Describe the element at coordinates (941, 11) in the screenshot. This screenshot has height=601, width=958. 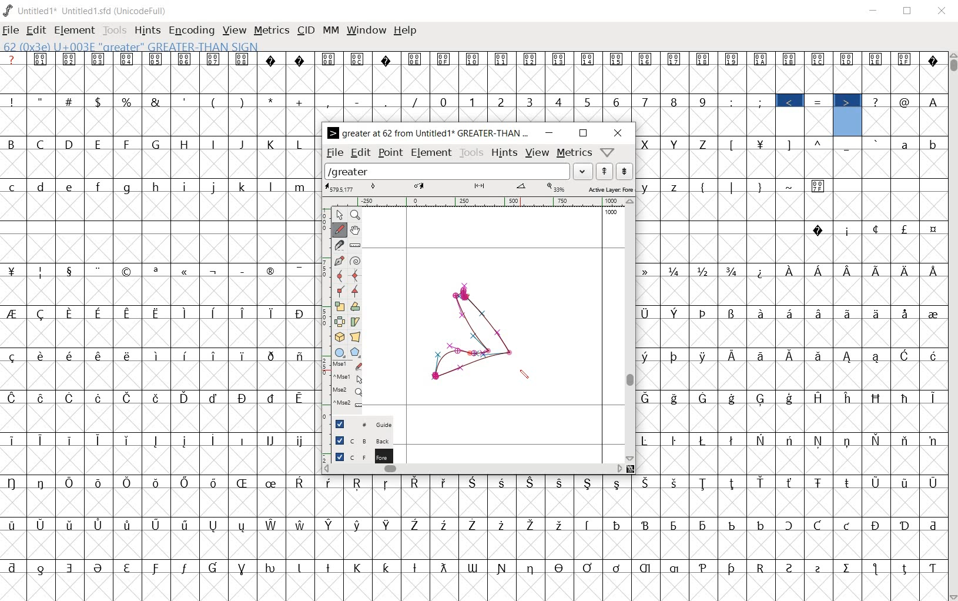
I see `close` at that location.